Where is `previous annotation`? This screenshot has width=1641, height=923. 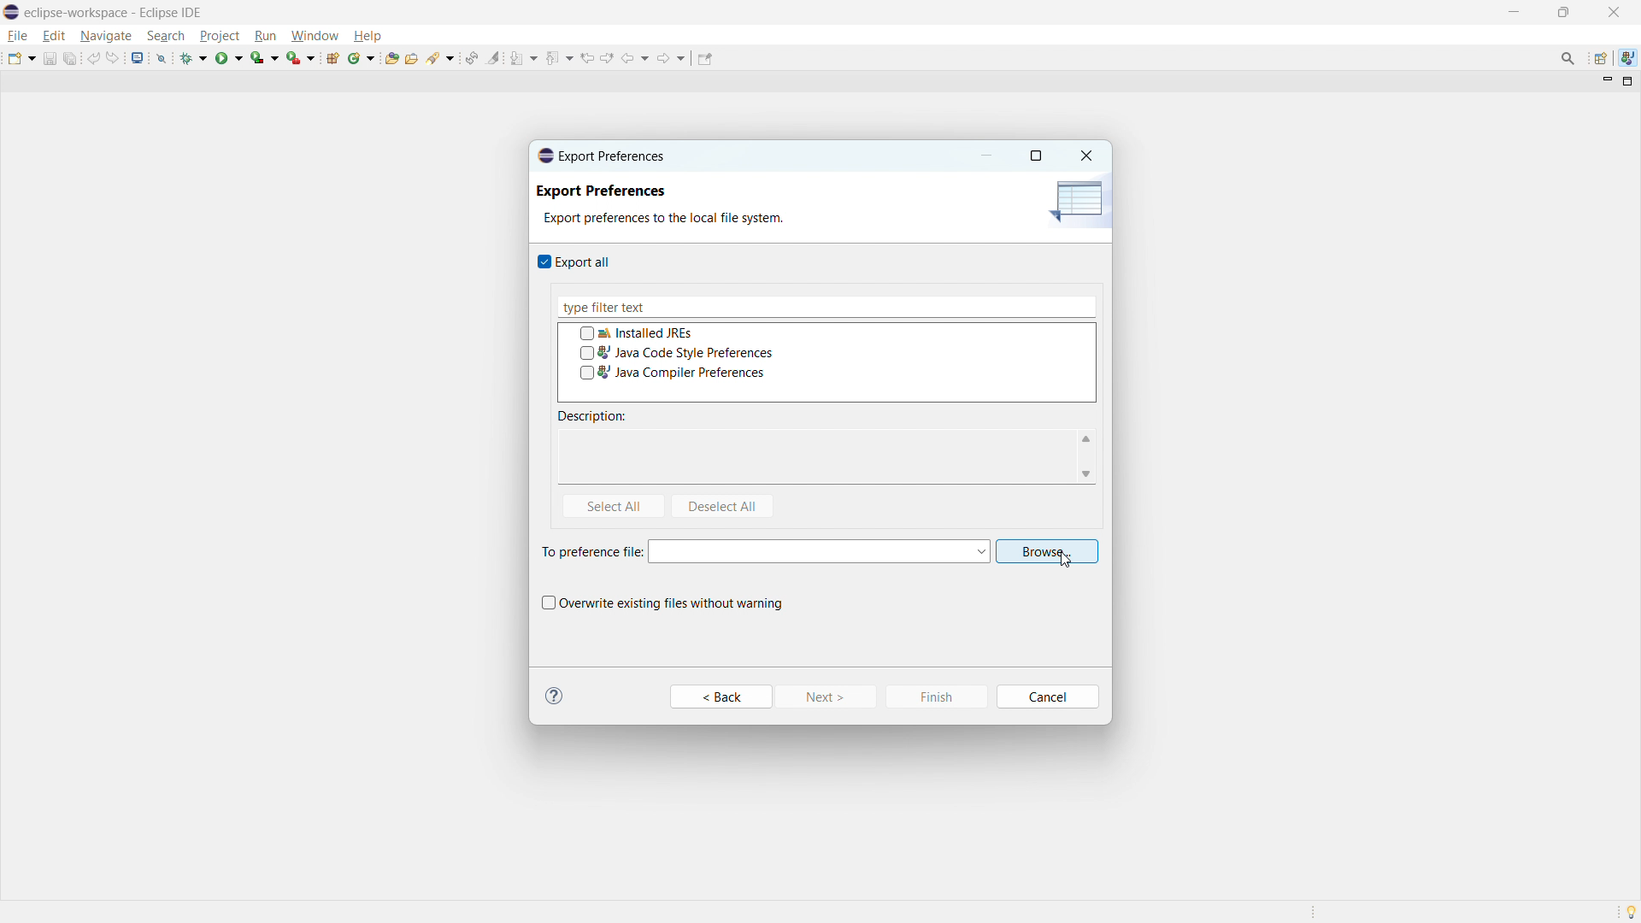 previous annotation is located at coordinates (560, 56).